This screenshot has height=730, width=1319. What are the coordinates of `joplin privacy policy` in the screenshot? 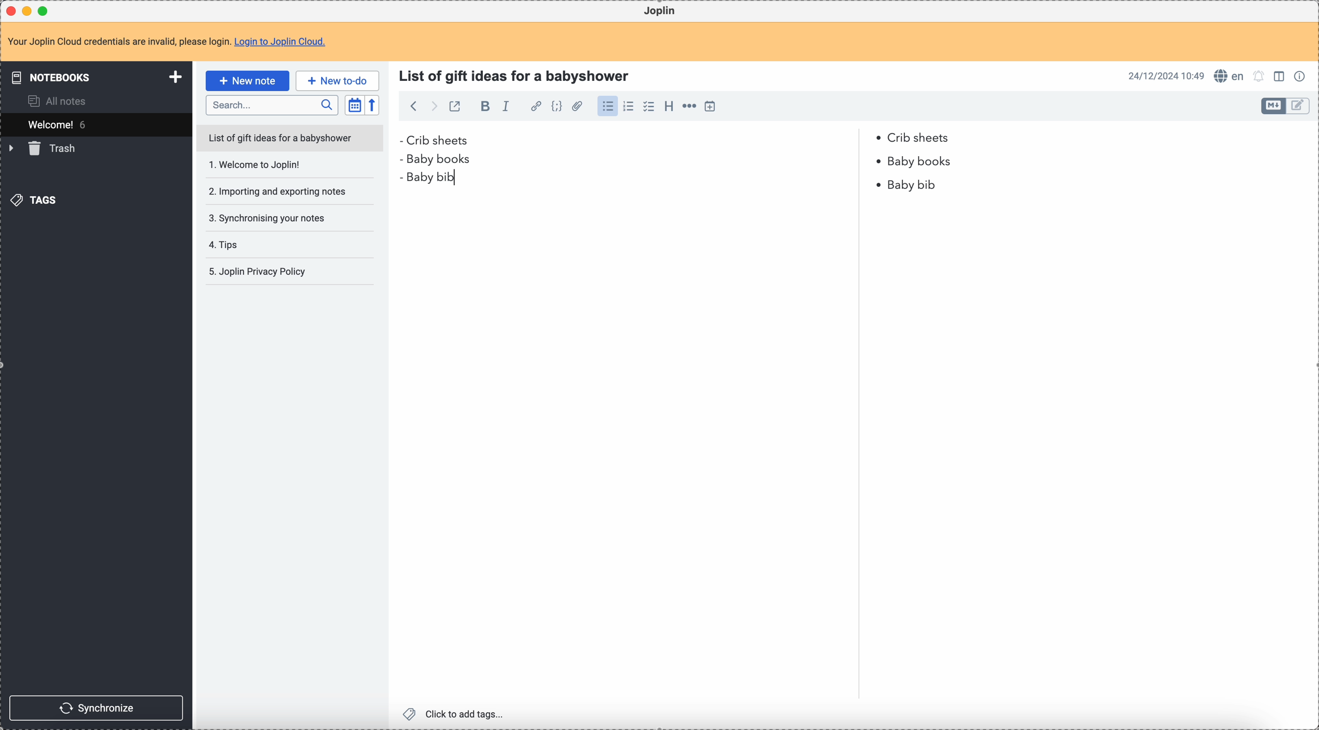 It's located at (261, 273).